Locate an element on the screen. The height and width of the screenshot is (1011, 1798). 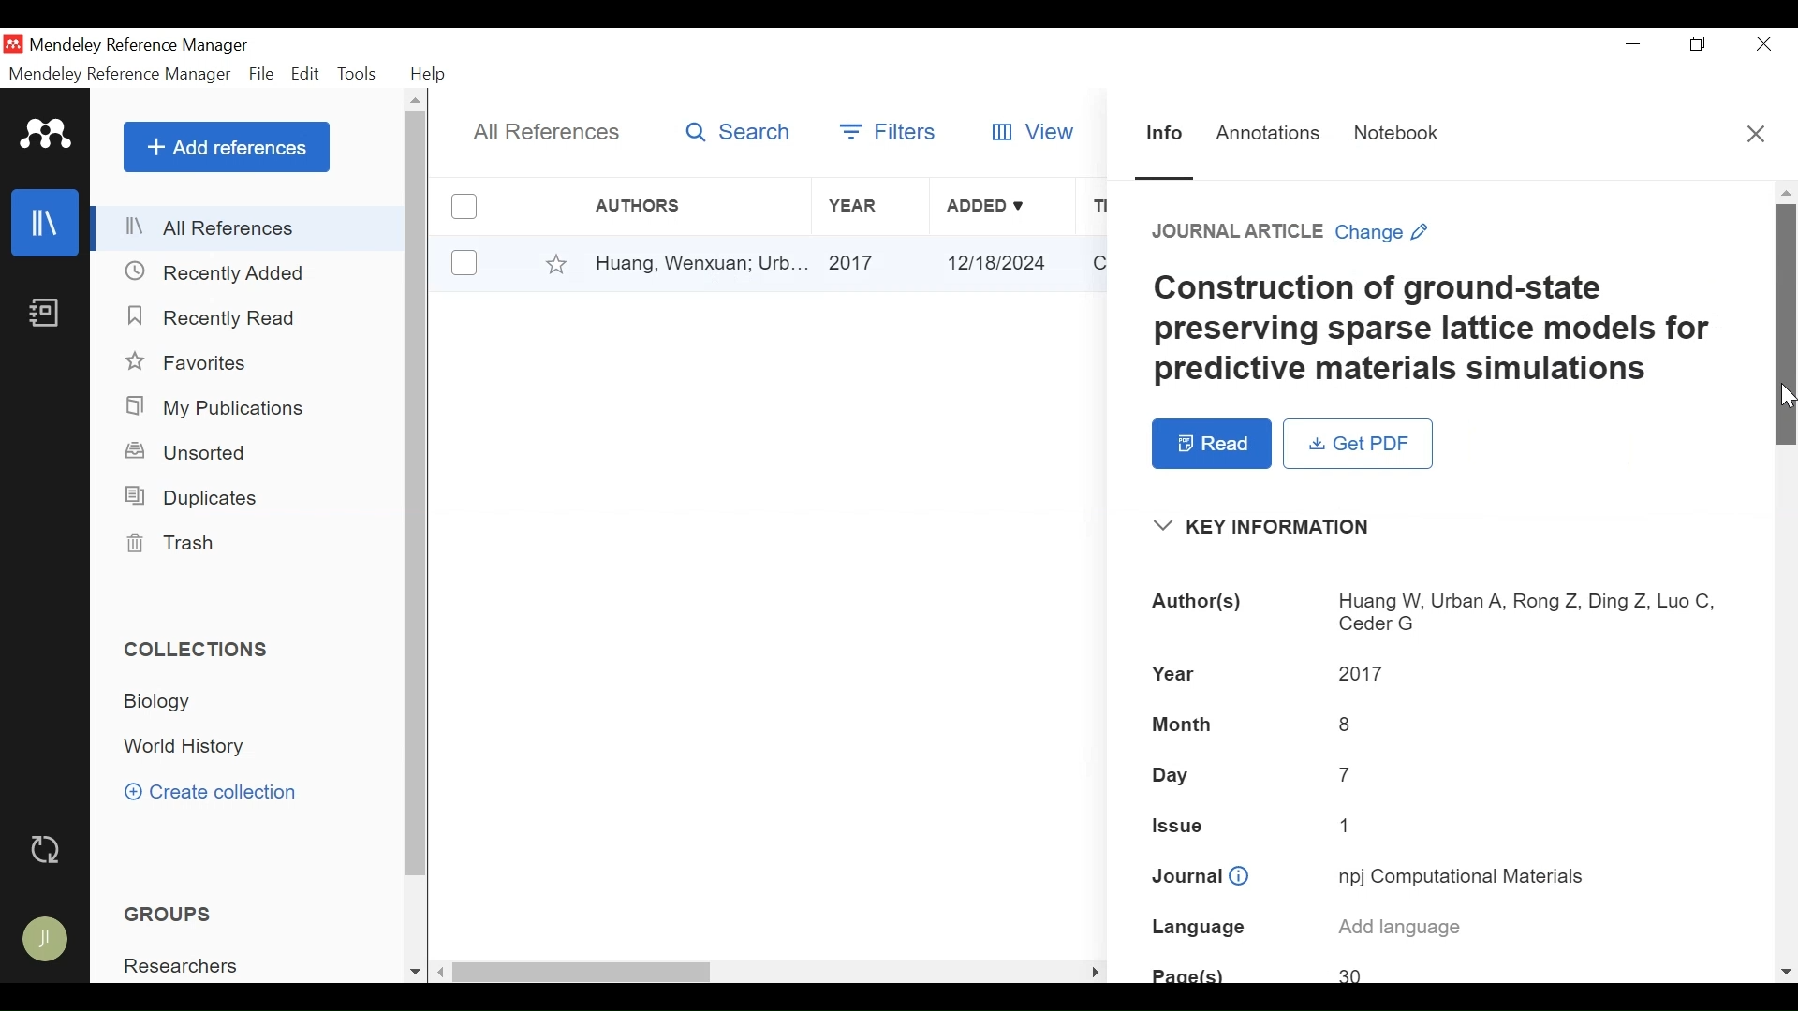
Page is located at coordinates (1188, 973).